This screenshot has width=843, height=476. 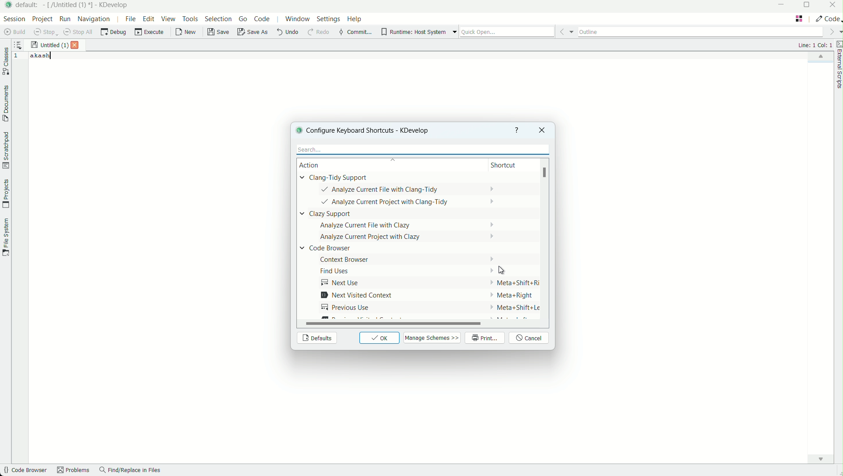 I want to click on actions, so click(x=388, y=247).